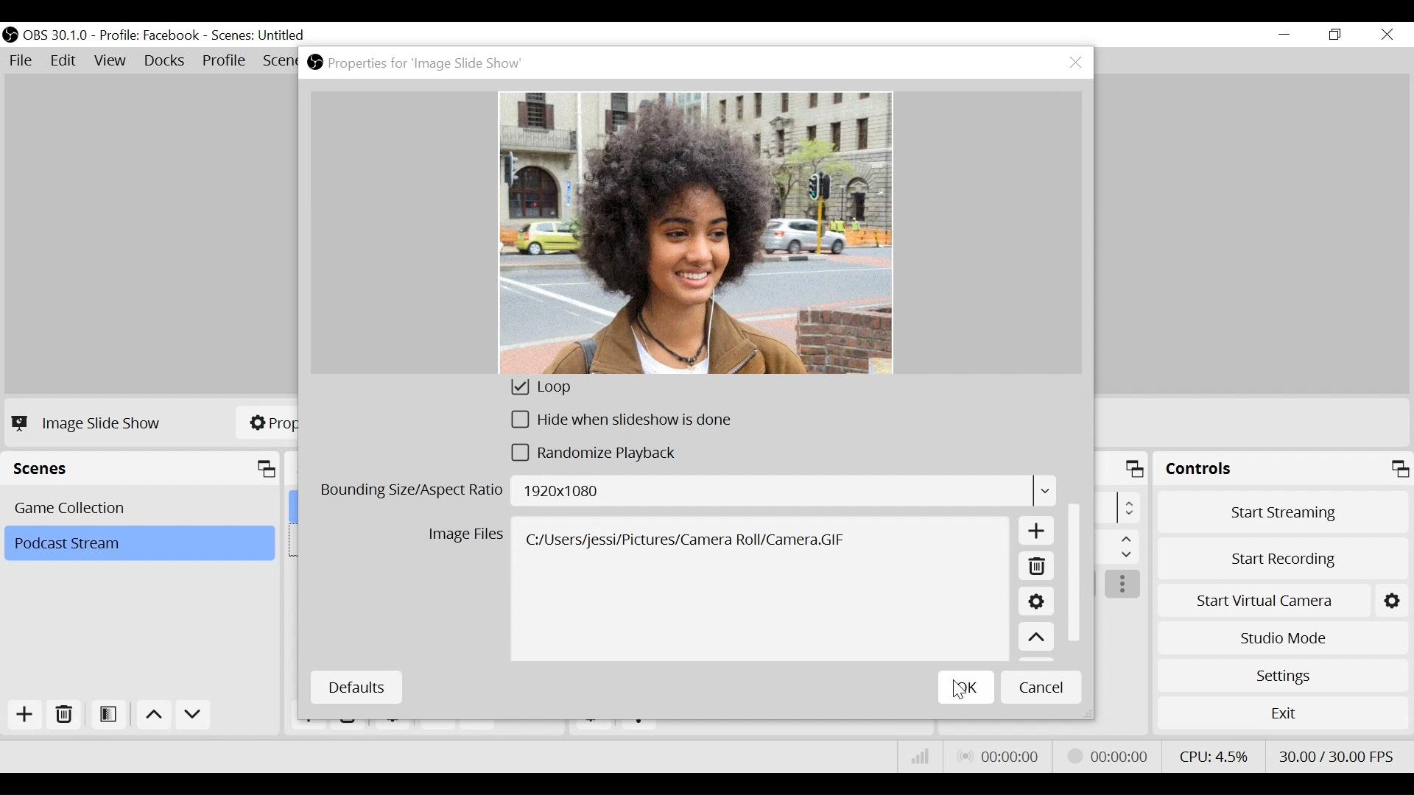 This screenshot has width=1414, height=795. What do you see at coordinates (1075, 63) in the screenshot?
I see `Close` at bounding box center [1075, 63].